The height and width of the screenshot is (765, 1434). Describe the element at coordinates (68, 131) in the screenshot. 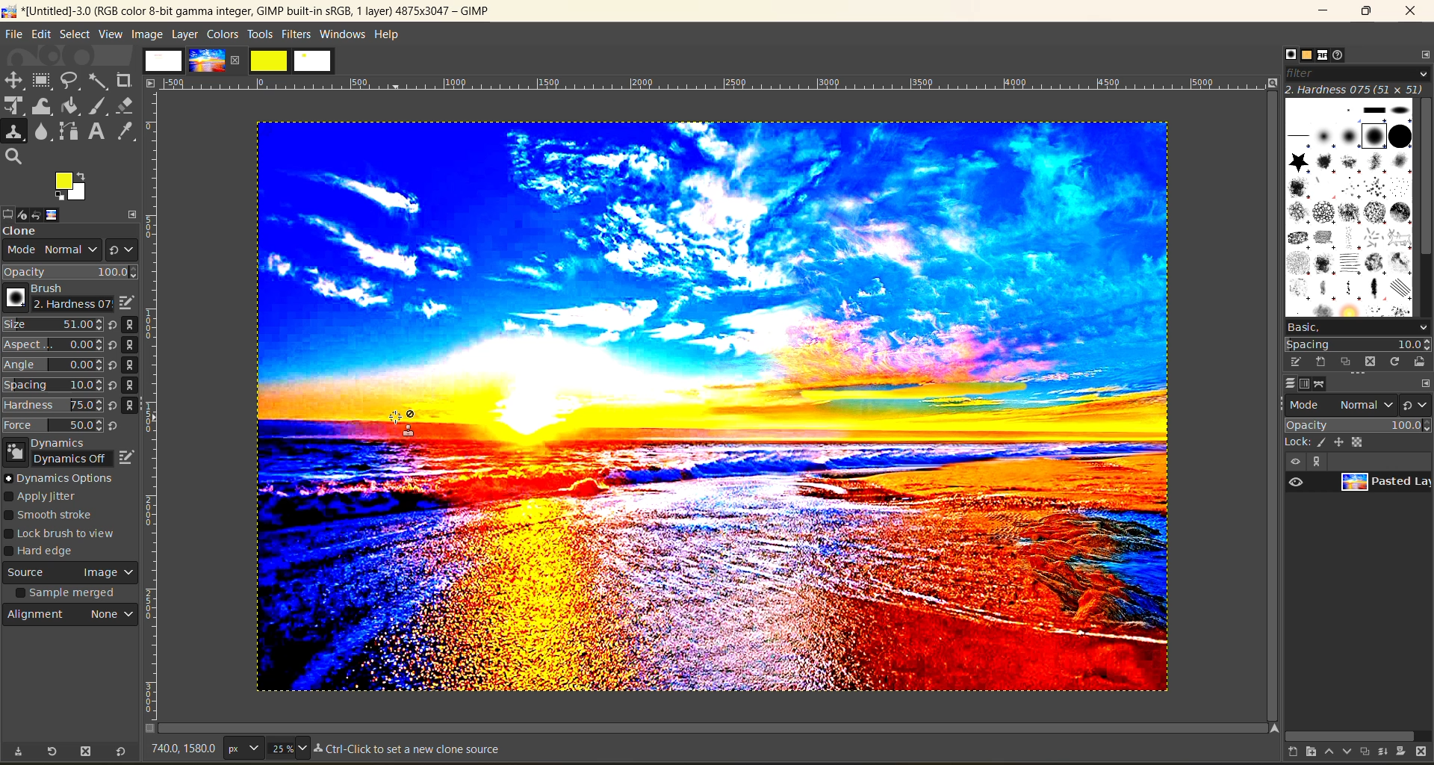

I see `path tool` at that location.